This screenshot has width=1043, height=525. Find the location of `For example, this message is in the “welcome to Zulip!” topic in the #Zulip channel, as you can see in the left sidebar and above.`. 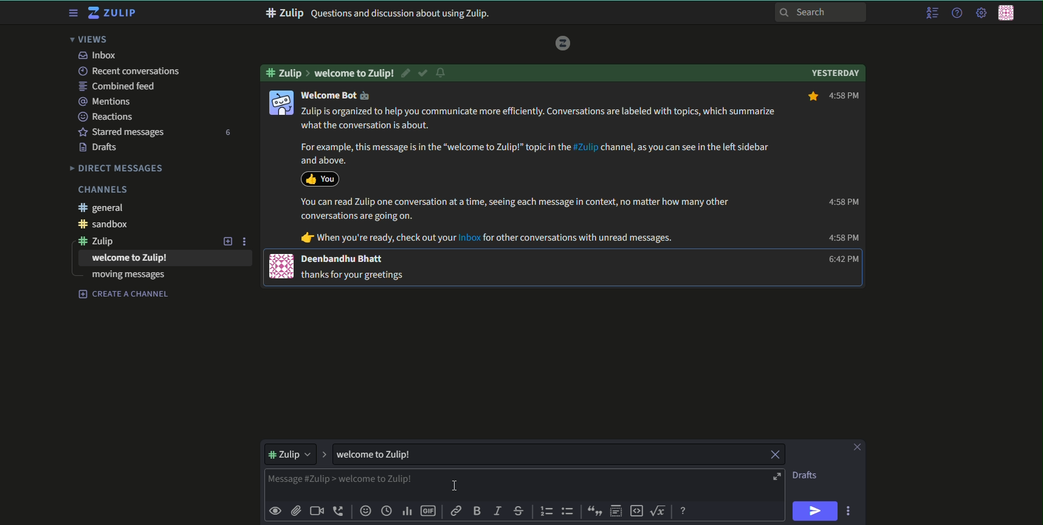

For example, this message is in the “welcome to Zulip!” topic in the #Zulip channel, as you can see in the left sidebar and above. is located at coordinates (532, 153).